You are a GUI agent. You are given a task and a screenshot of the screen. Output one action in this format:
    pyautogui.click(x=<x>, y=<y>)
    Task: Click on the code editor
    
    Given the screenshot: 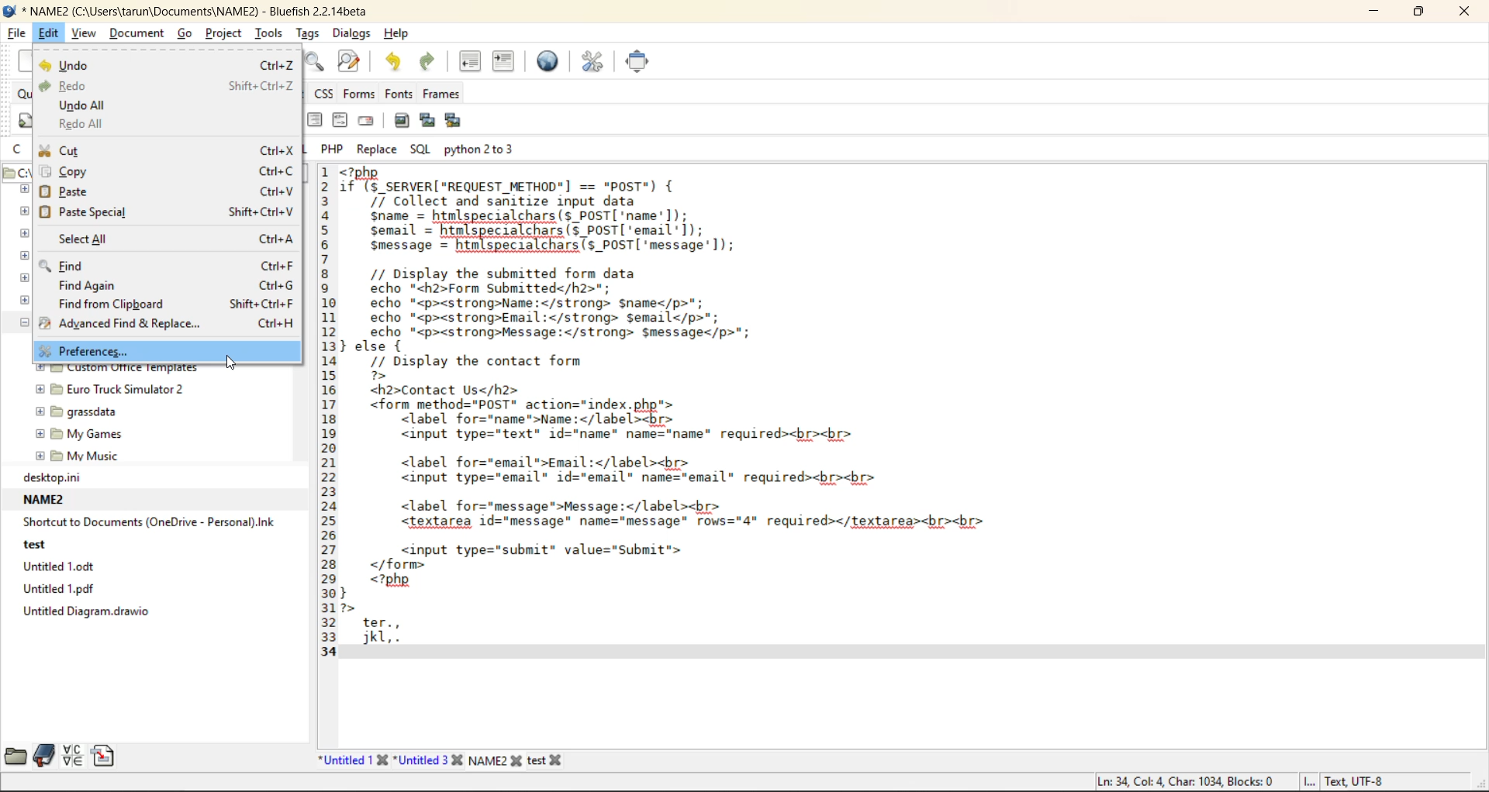 What is the action you would take?
    pyautogui.click(x=683, y=408)
    